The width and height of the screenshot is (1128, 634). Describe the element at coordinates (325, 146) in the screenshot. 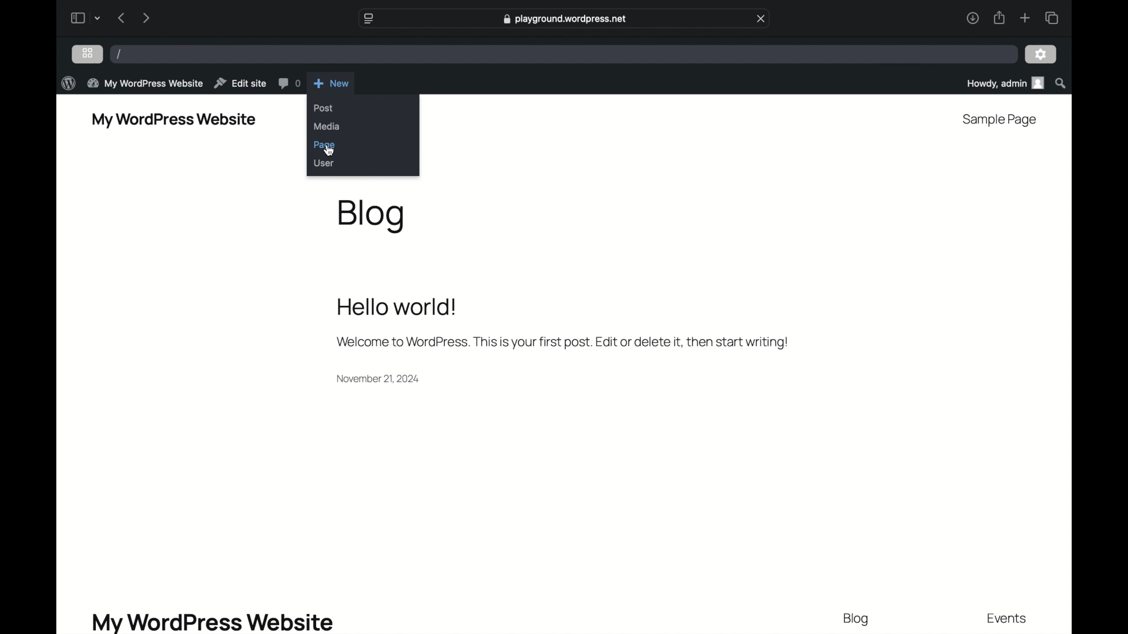

I see `page` at that location.